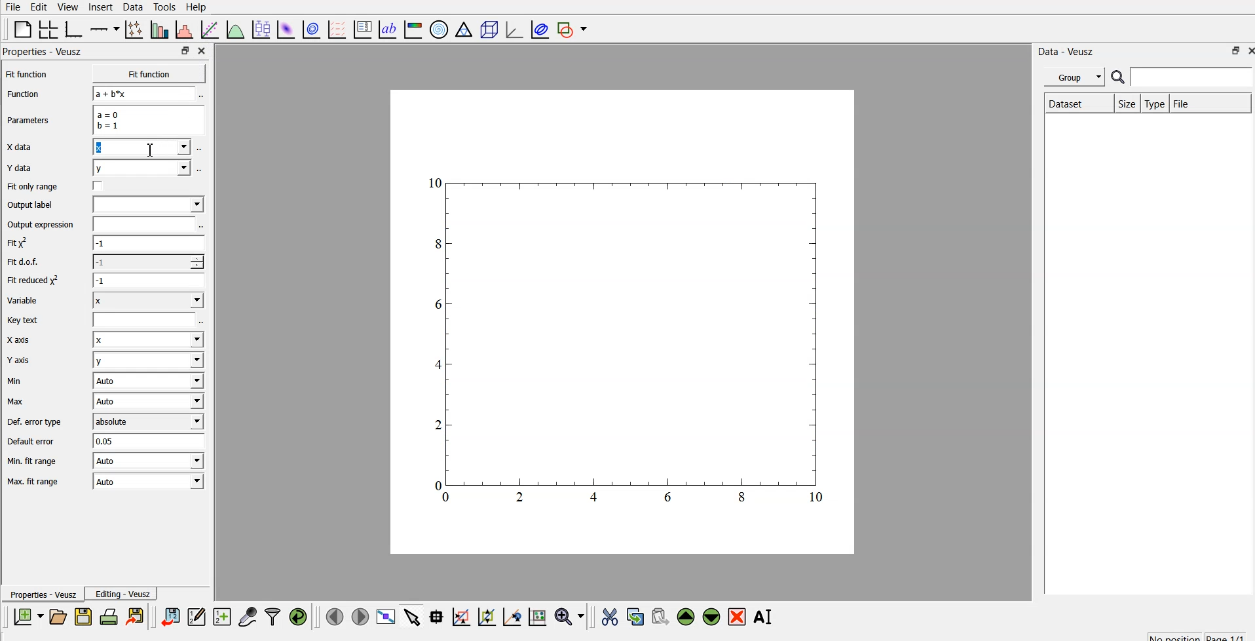 This screenshot has width=1255, height=641. What do you see at coordinates (66, 7) in the screenshot?
I see `view` at bounding box center [66, 7].